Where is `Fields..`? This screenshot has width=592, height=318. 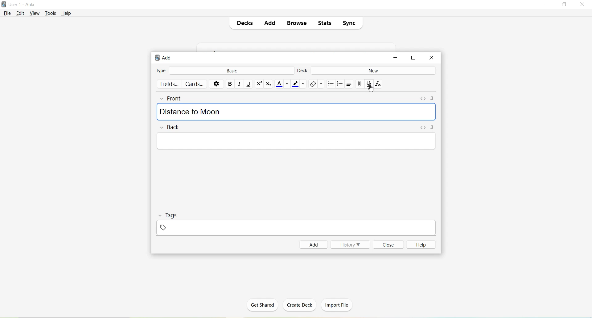 Fields.. is located at coordinates (170, 84).